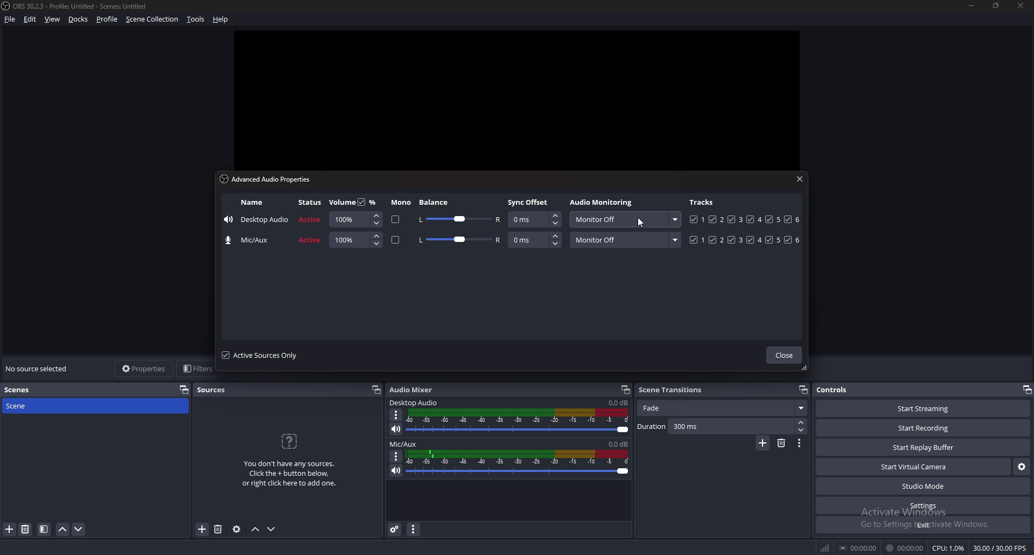 Image resolution: width=1034 pixels, height=555 pixels. Describe the element at coordinates (257, 529) in the screenshot. I see `move source up` at that location.